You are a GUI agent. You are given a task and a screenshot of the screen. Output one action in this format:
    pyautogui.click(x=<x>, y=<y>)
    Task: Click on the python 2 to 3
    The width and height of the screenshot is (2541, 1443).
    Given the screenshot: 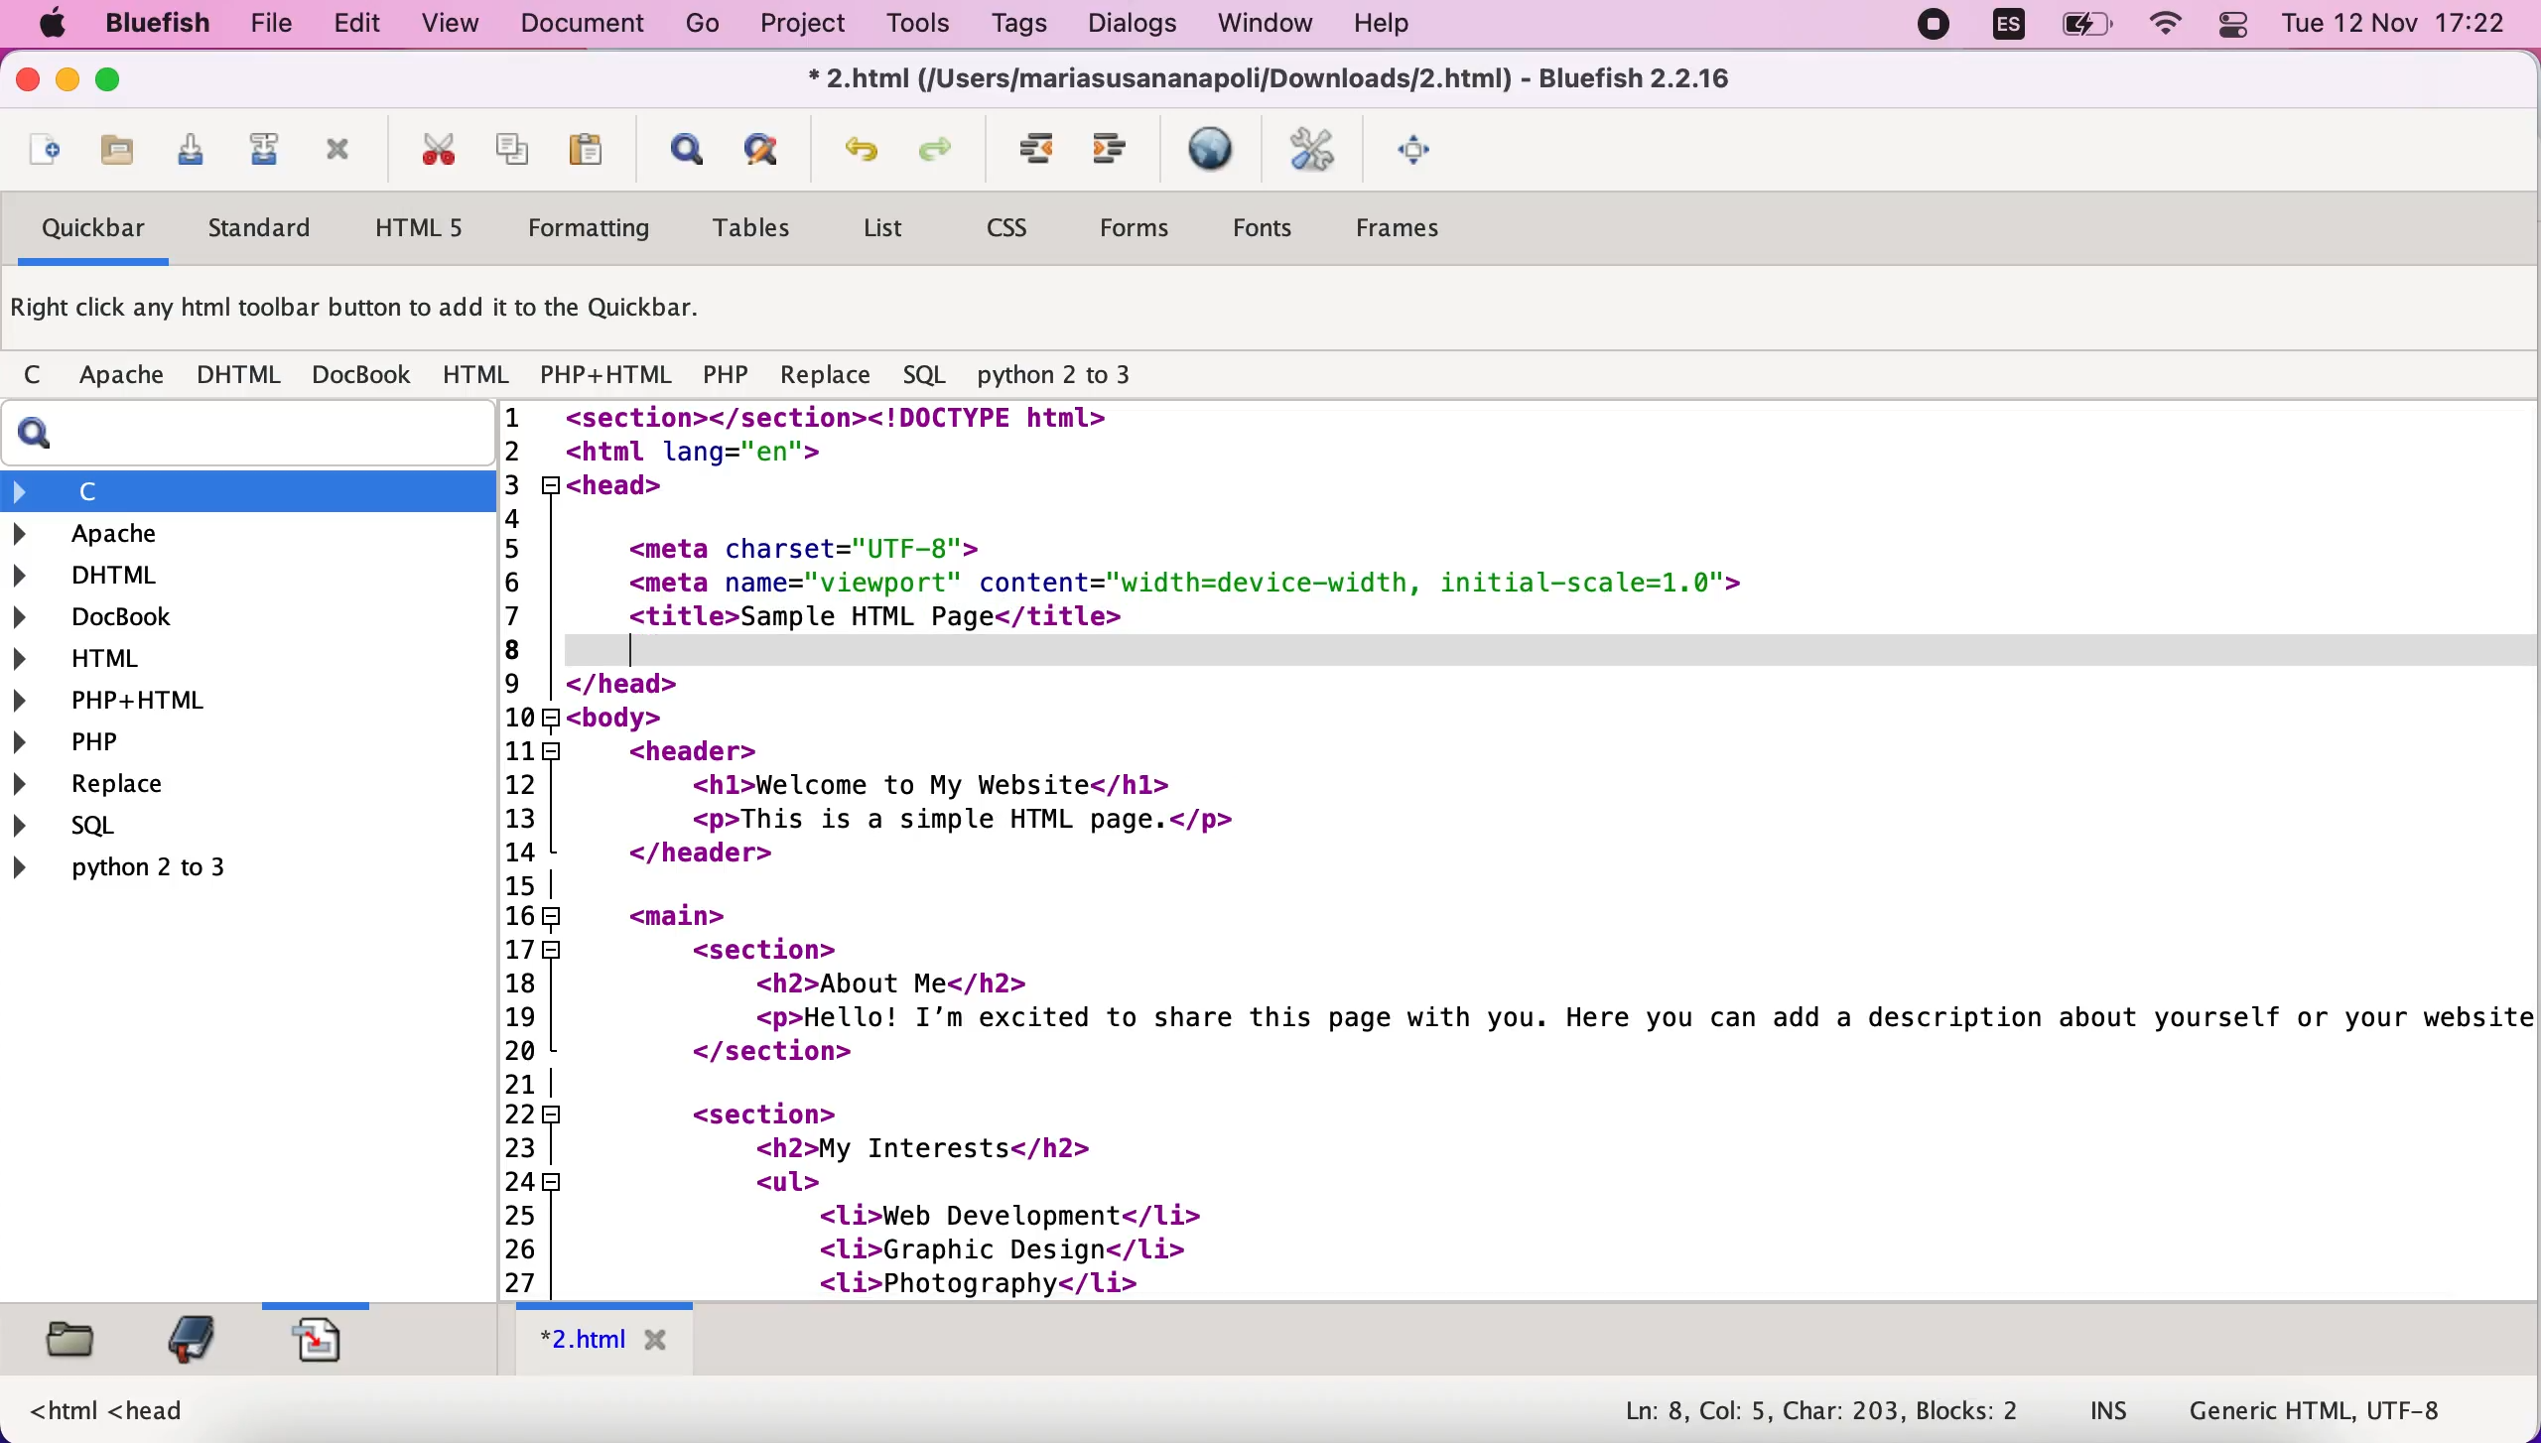 What is the action you would take?
    pyautogui.click(x=211, y=872)
    